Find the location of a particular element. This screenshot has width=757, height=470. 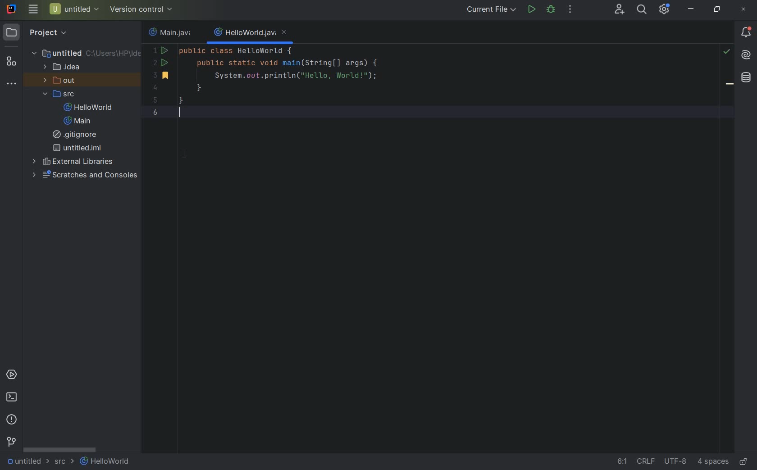

minimize is located at coordinates (691, 9).